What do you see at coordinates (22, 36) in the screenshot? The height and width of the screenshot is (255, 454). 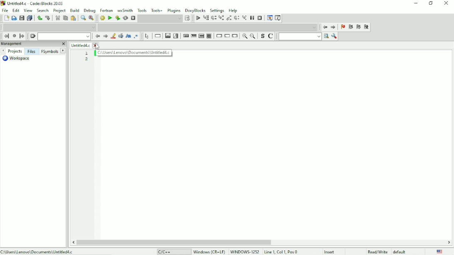 I see `Jump forward` at bounding box center [22, 36].